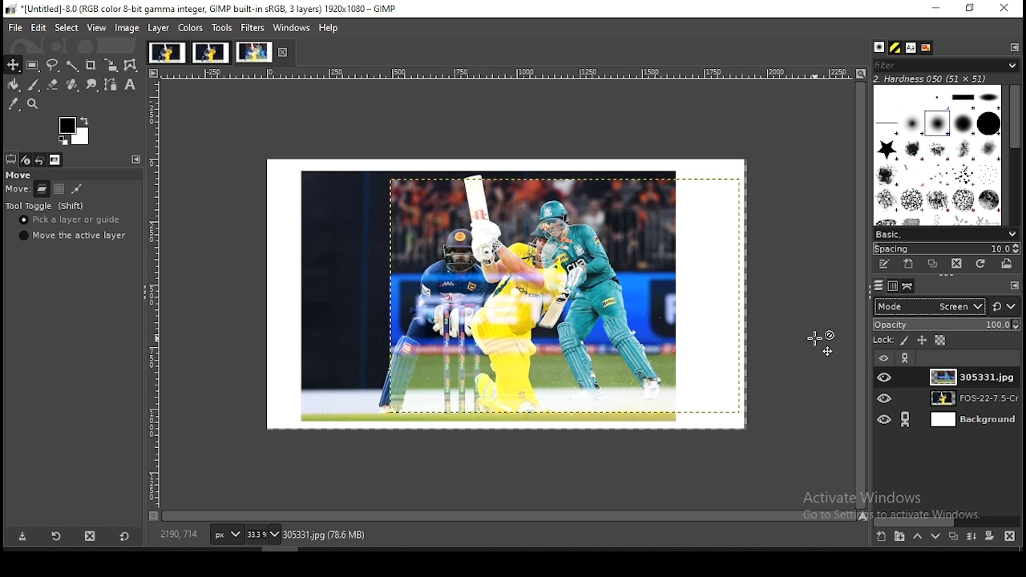 The width and height of the screenshot is (1026, 577). What do you see at coordinates (879, 47) in the screenshot?
I see `brushes` at bounding box center [879, 47].